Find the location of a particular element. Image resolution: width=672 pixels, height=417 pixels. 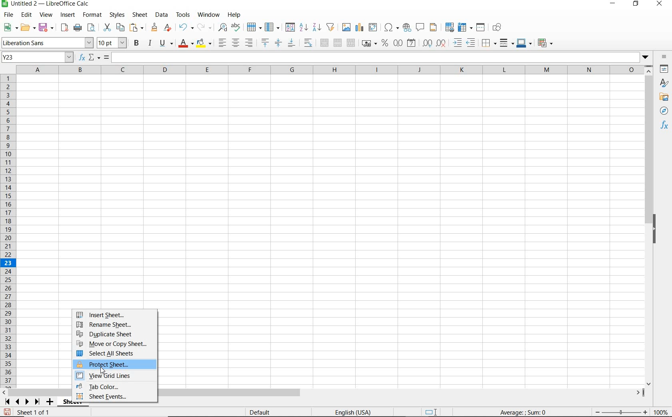

UNMERGE CELLS is located at coordinates (351, 43).